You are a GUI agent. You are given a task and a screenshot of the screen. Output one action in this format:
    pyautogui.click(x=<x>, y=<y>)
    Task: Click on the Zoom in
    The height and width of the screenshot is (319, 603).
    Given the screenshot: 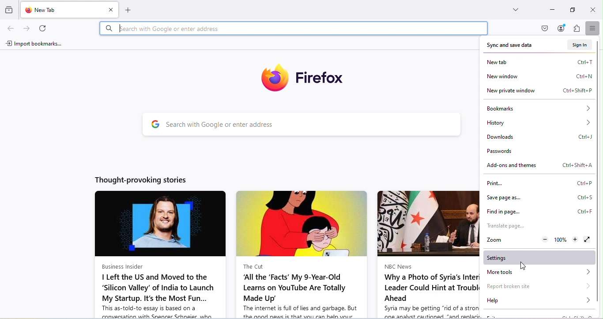 What is the action you would take?
    pyautogui.click(x=575, y=240)
    